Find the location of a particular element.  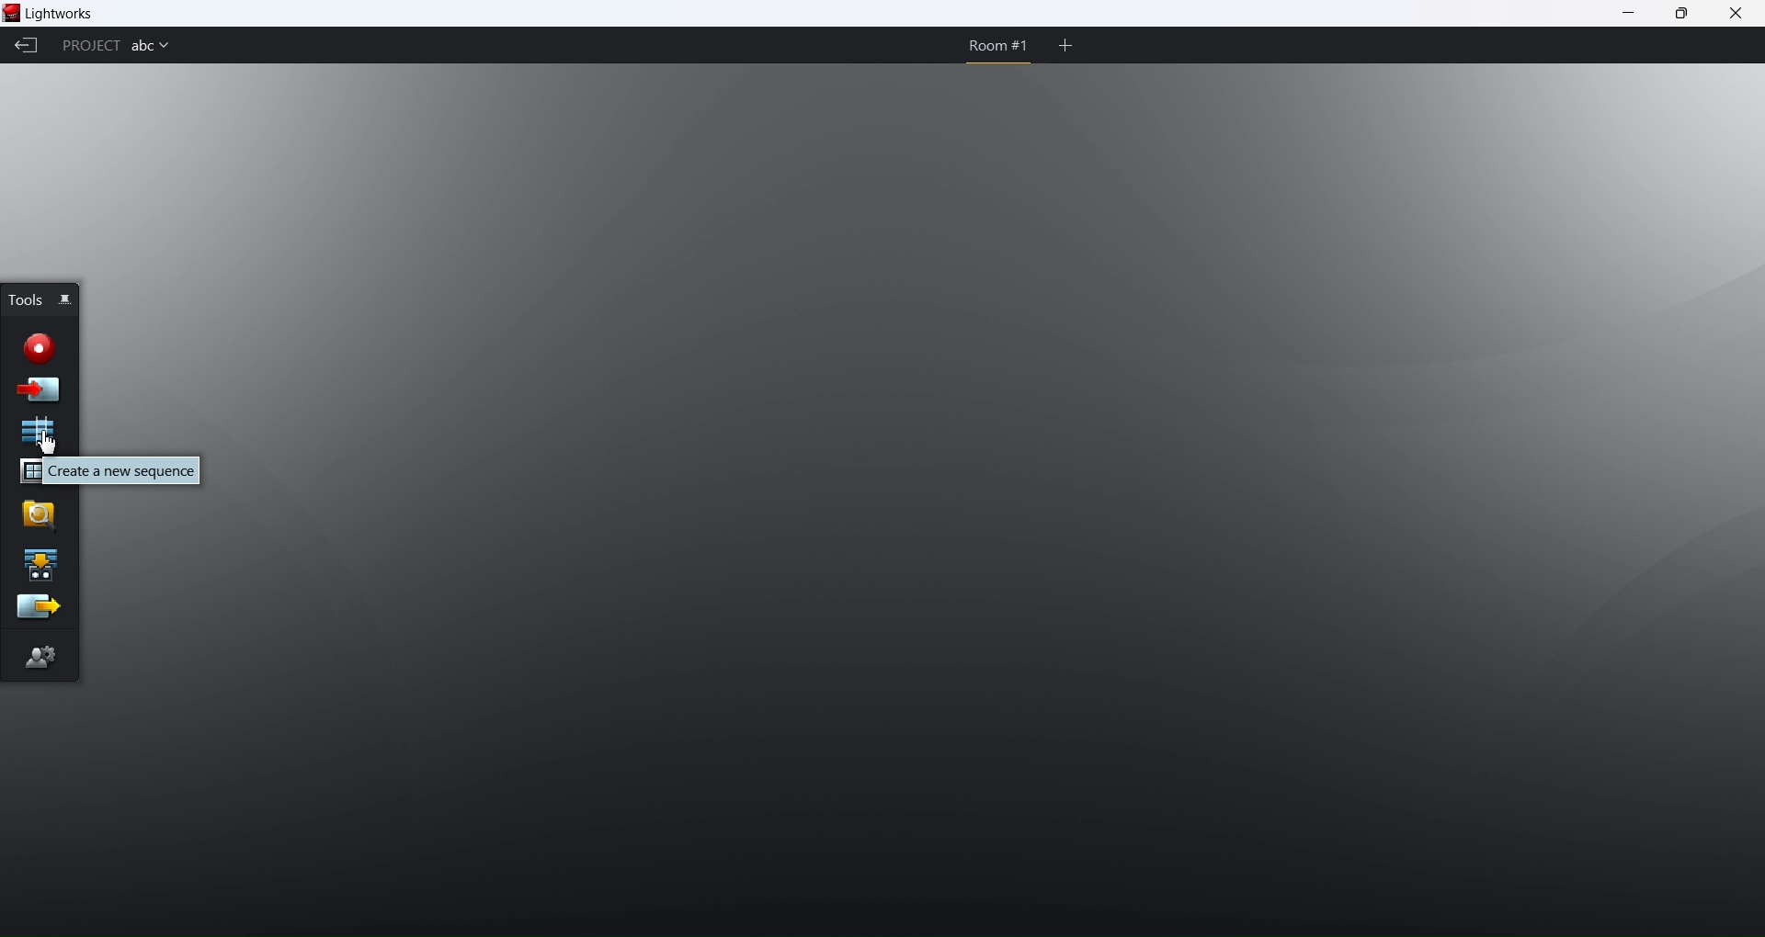

back is located at coordinates (24, 50).